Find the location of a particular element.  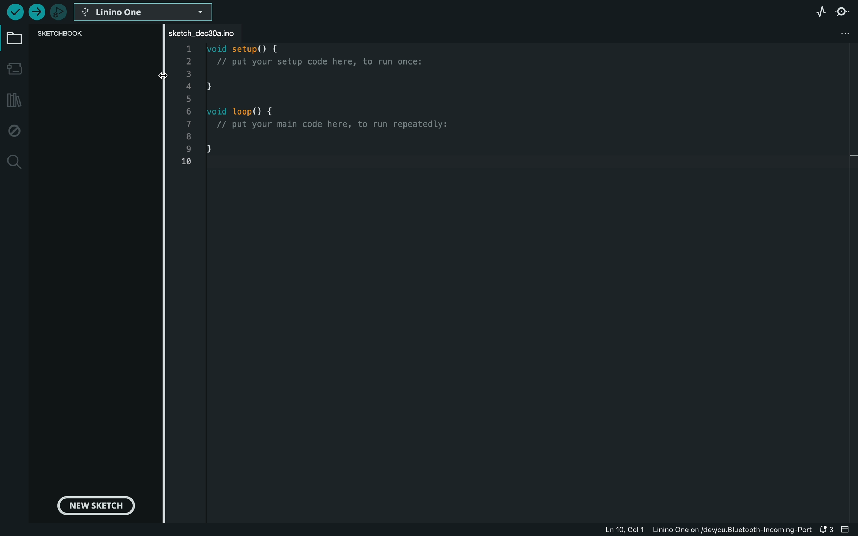

sketch book is located at coordinates (66, 34).